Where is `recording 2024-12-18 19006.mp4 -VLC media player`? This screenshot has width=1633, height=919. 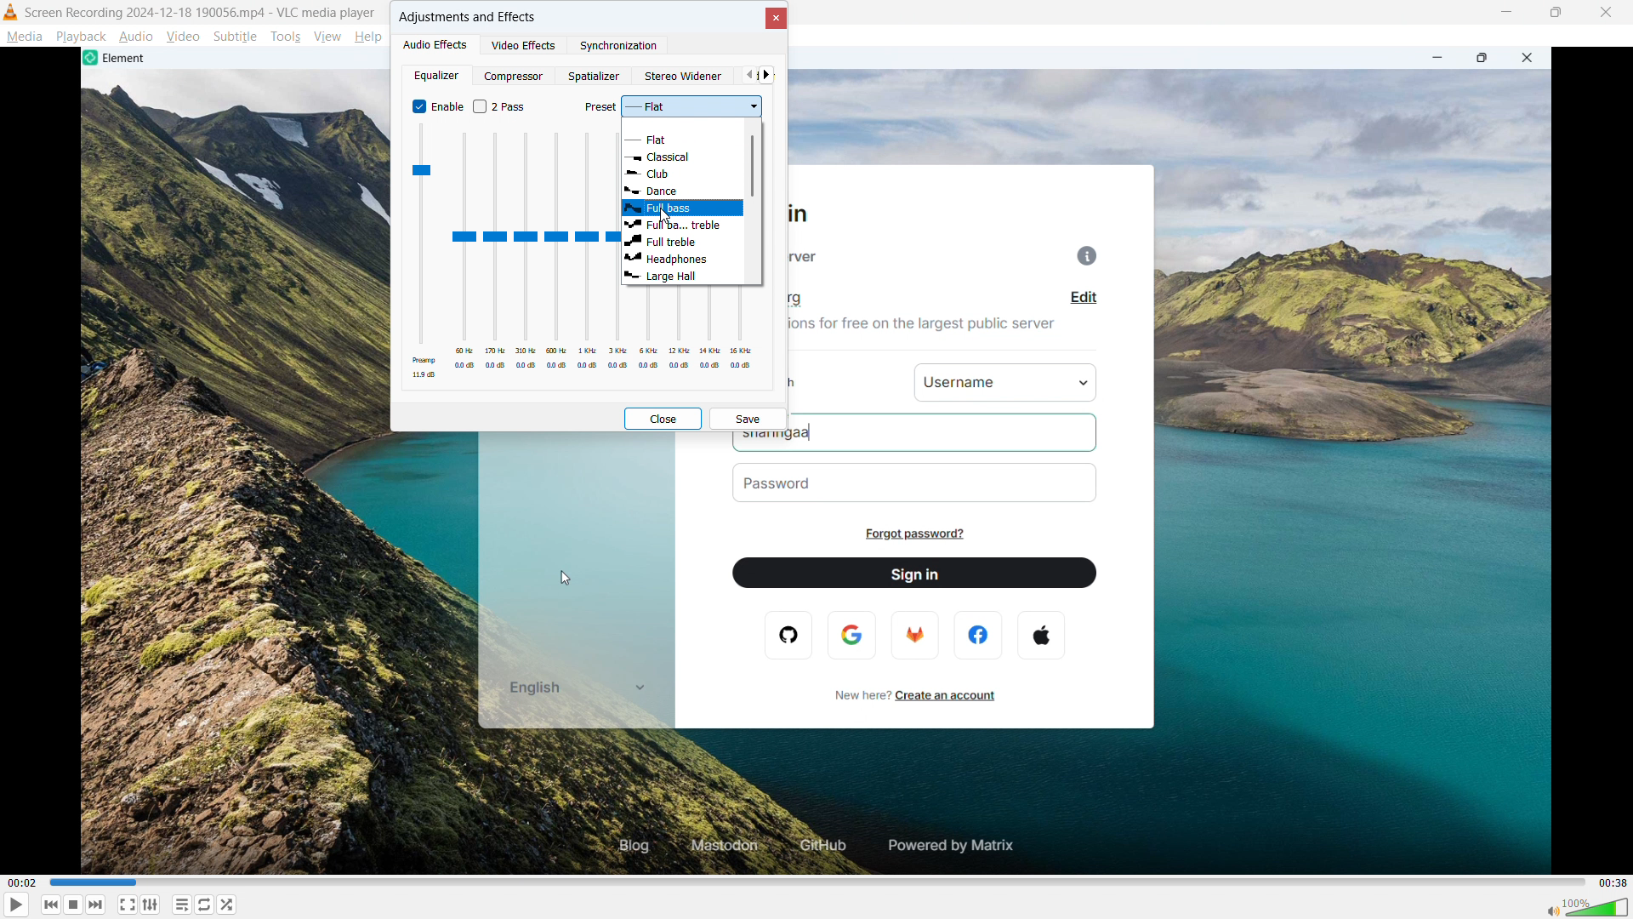 recording 2024-12-18 19006.mp4 -VLC media player is located at coordinates (202, 12).